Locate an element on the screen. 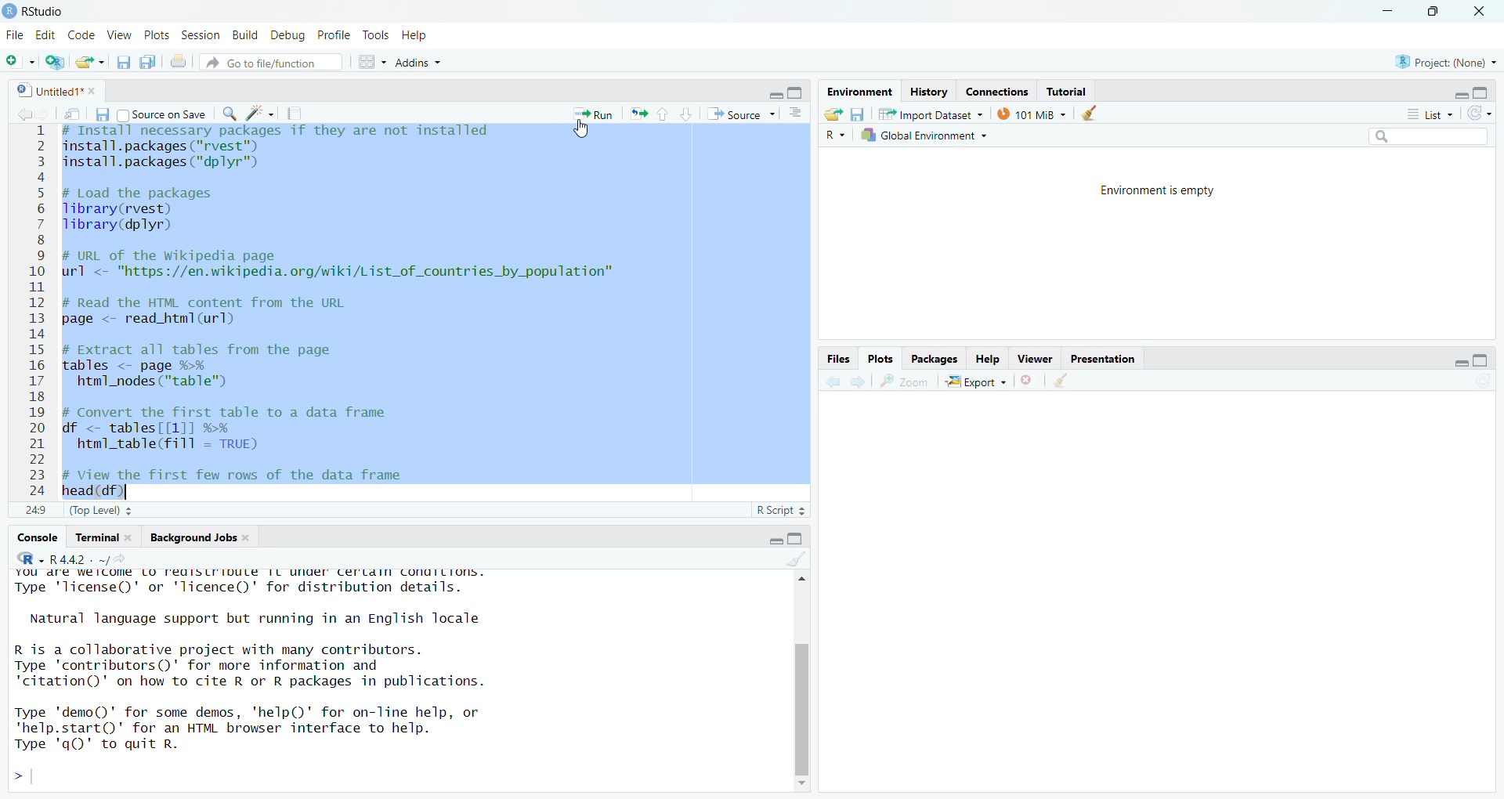 This screenshot has width=1504, height=799. options is located at coordinates (795, 113).